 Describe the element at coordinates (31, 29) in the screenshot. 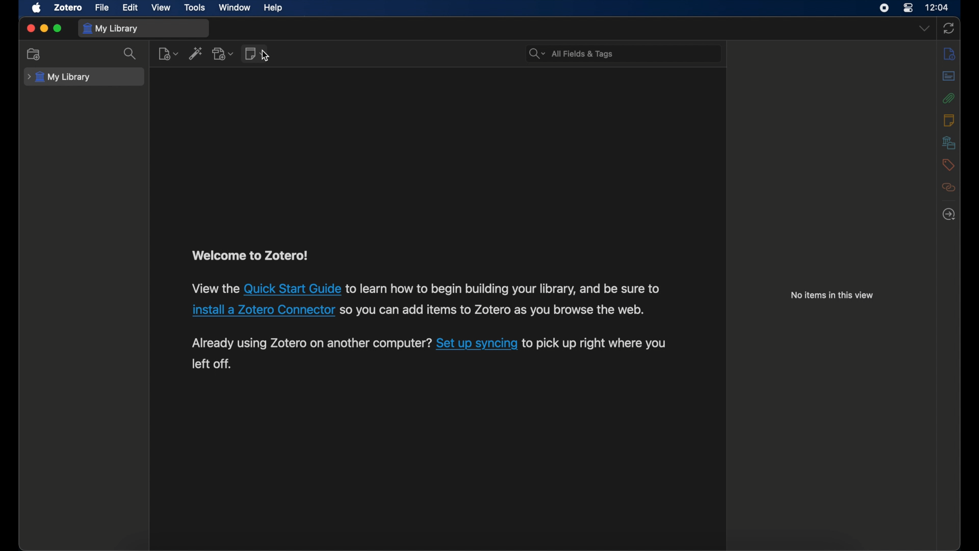

I see `close` at that location.